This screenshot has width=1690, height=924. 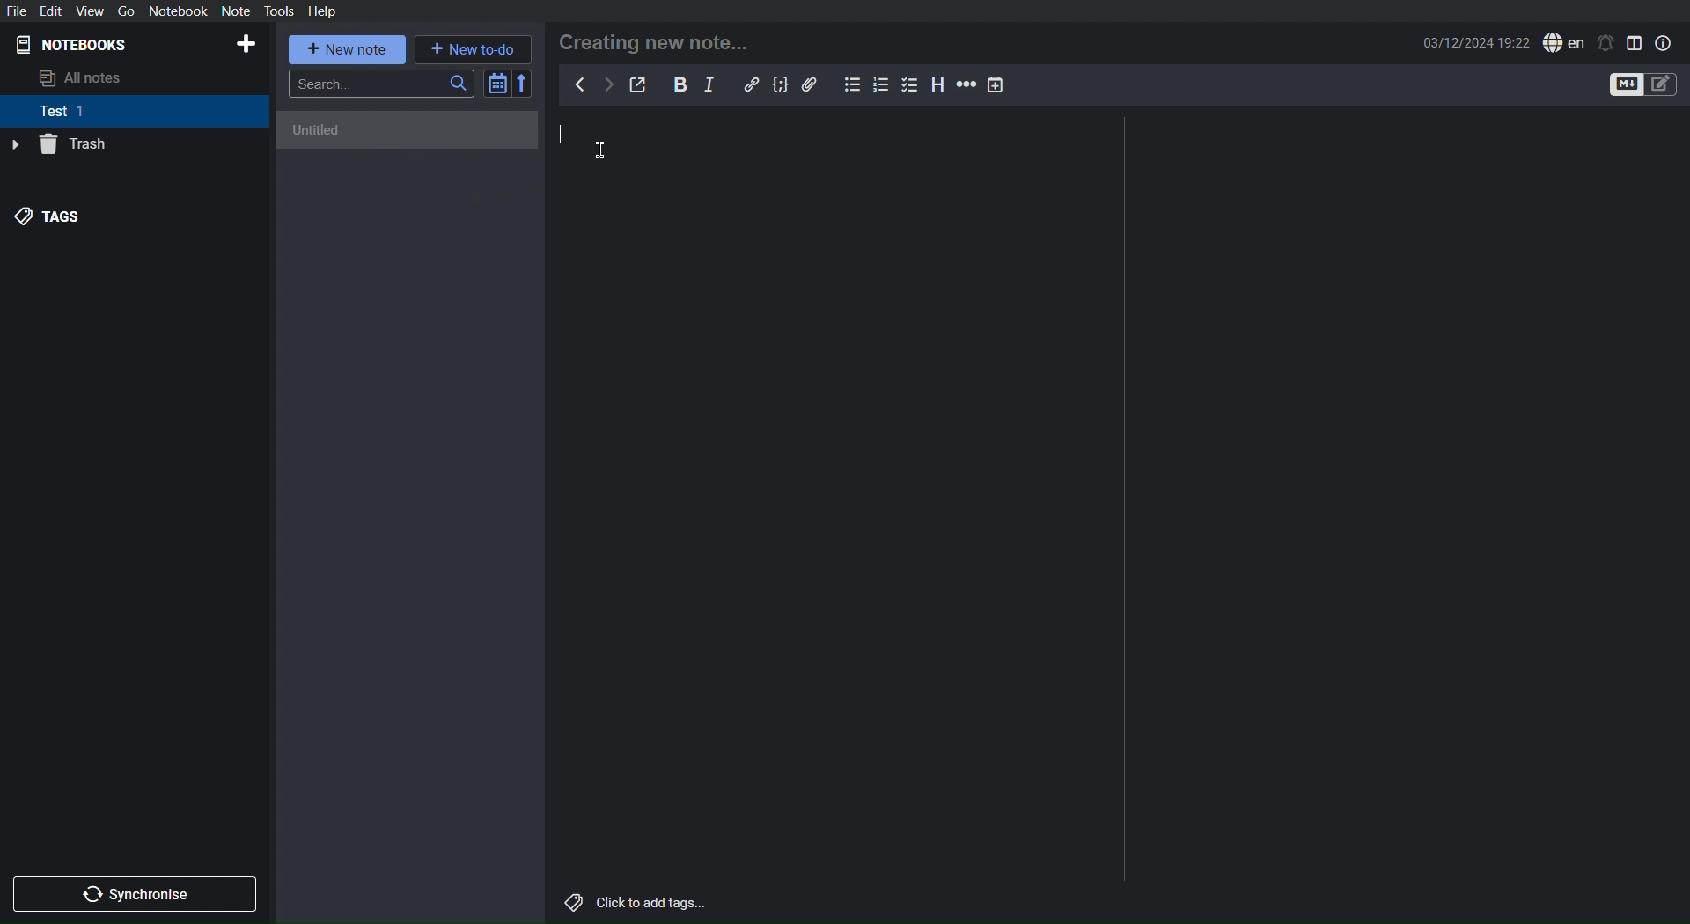 What do you see at coordinates (90, 11) in the screenshot?
I see `View` at bounding box center [90, 11].